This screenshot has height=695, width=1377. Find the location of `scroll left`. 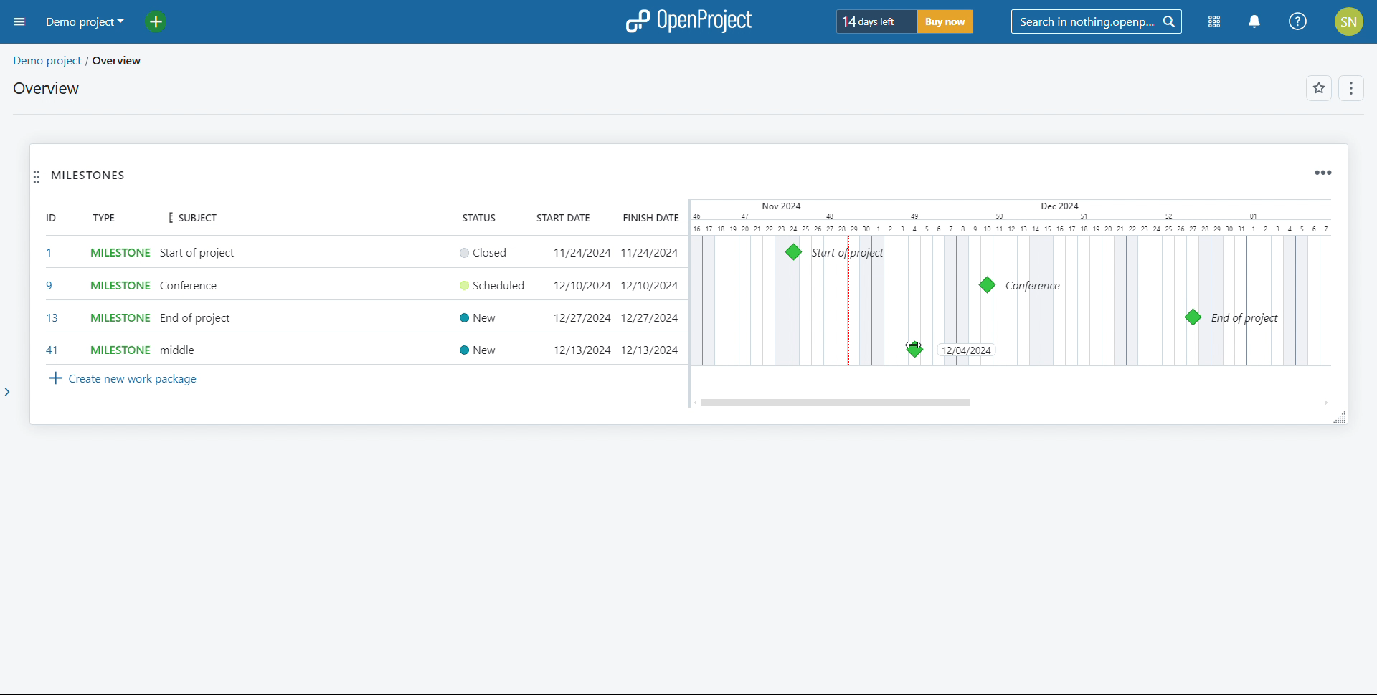

scroll left is located at coordinates (694, 403).